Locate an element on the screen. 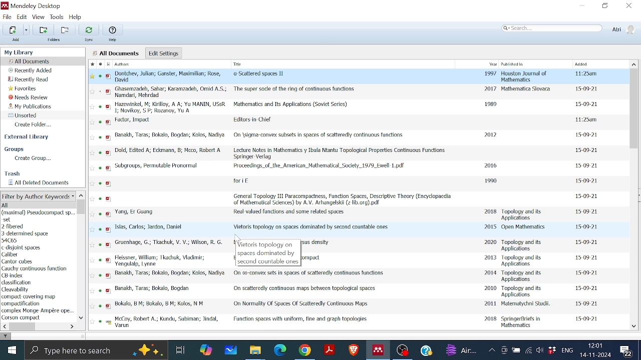  Search is located at coordinates (552, 27).